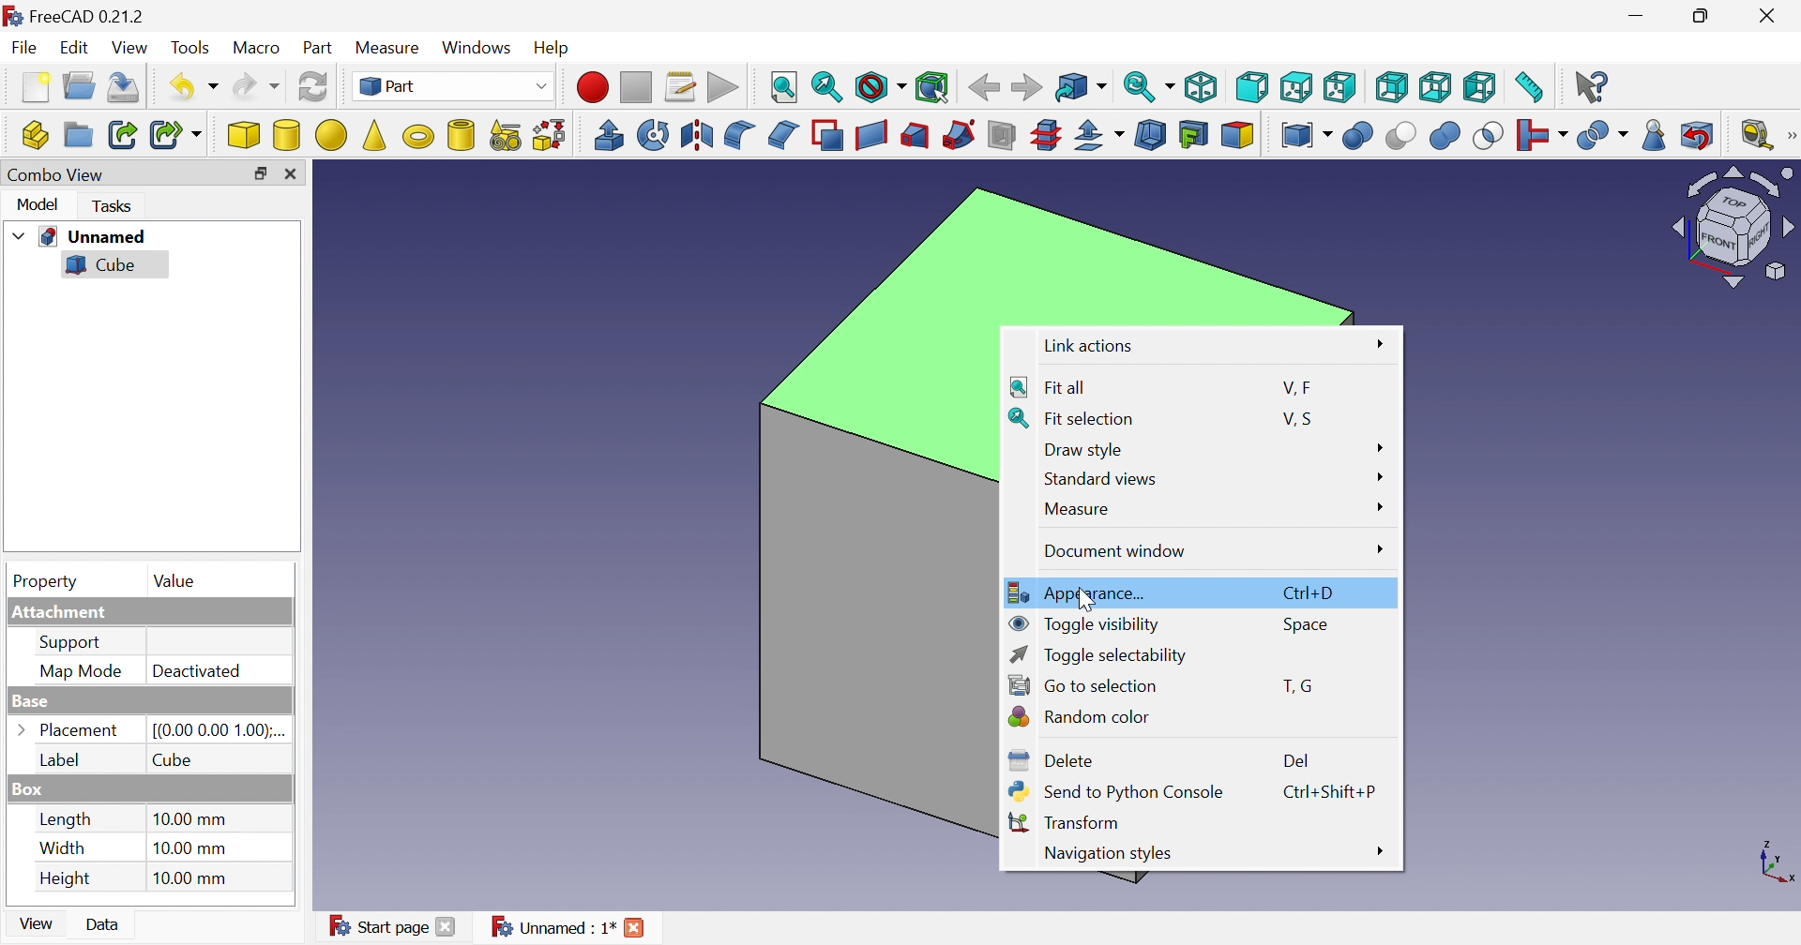  What do you see at coordinates (1200, 86) in the screenshot?
I see `Isometric` at bounding box center [1200, 86].